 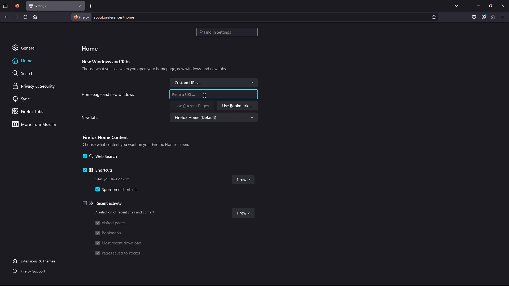 What do you see at coordinates (503, 6) in the screenshot?
I see `Close` at bounding box center [503, 6].